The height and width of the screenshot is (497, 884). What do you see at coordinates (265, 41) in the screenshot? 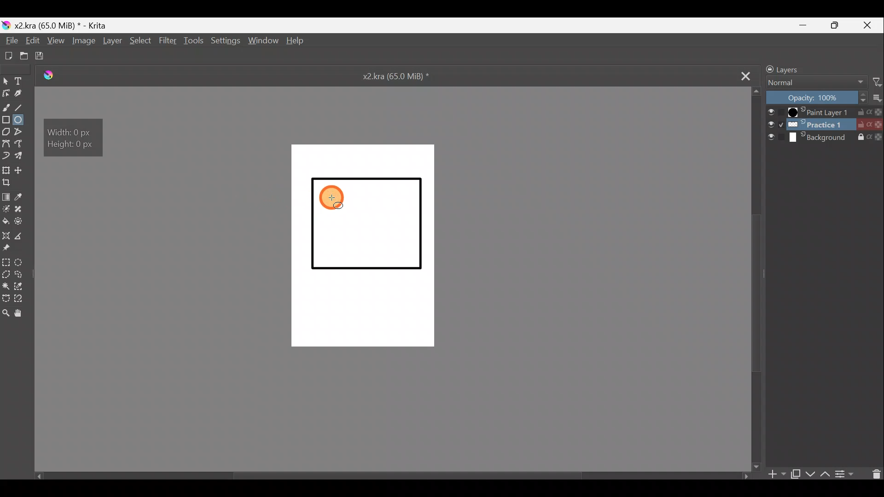
I see `Window` at bounding box center [265, 41].